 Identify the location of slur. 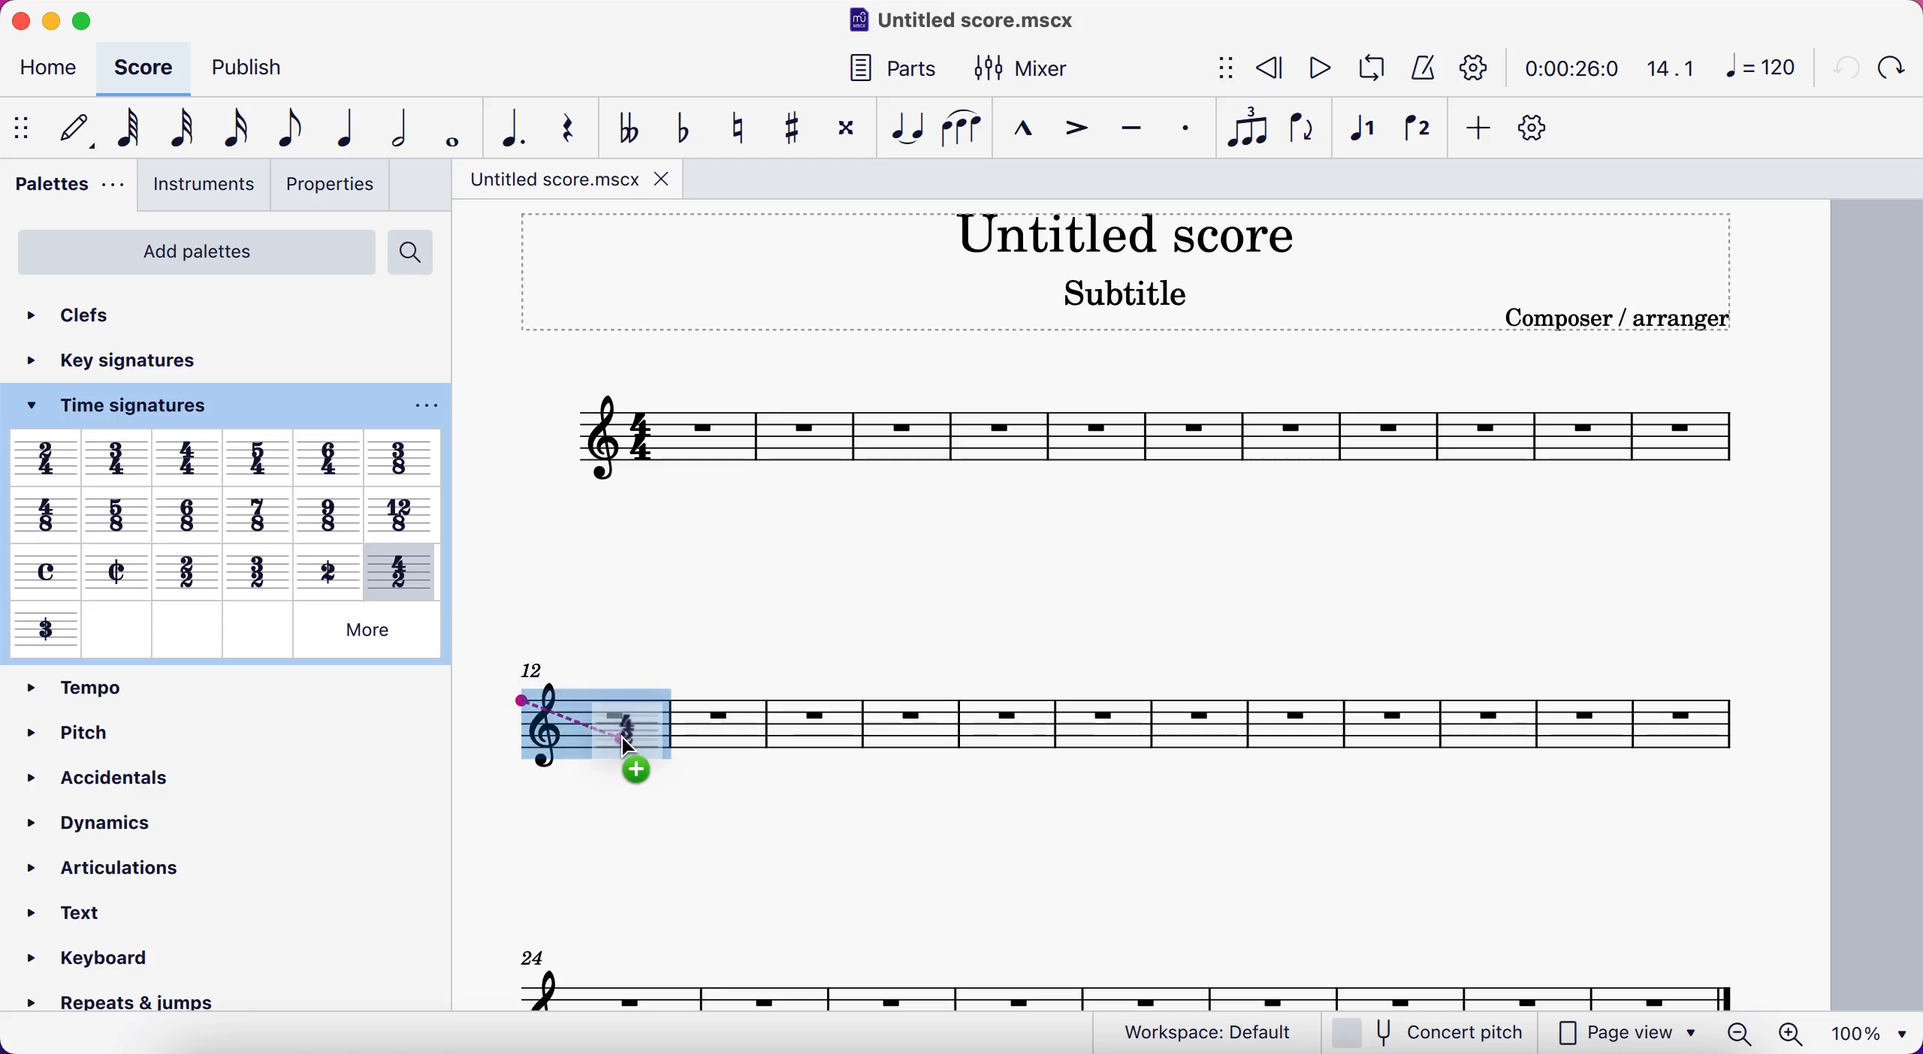
(959, 128).